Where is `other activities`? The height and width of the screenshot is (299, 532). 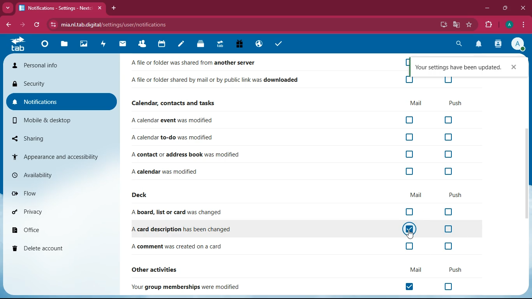 other activities is located at coordinates (160, 269).